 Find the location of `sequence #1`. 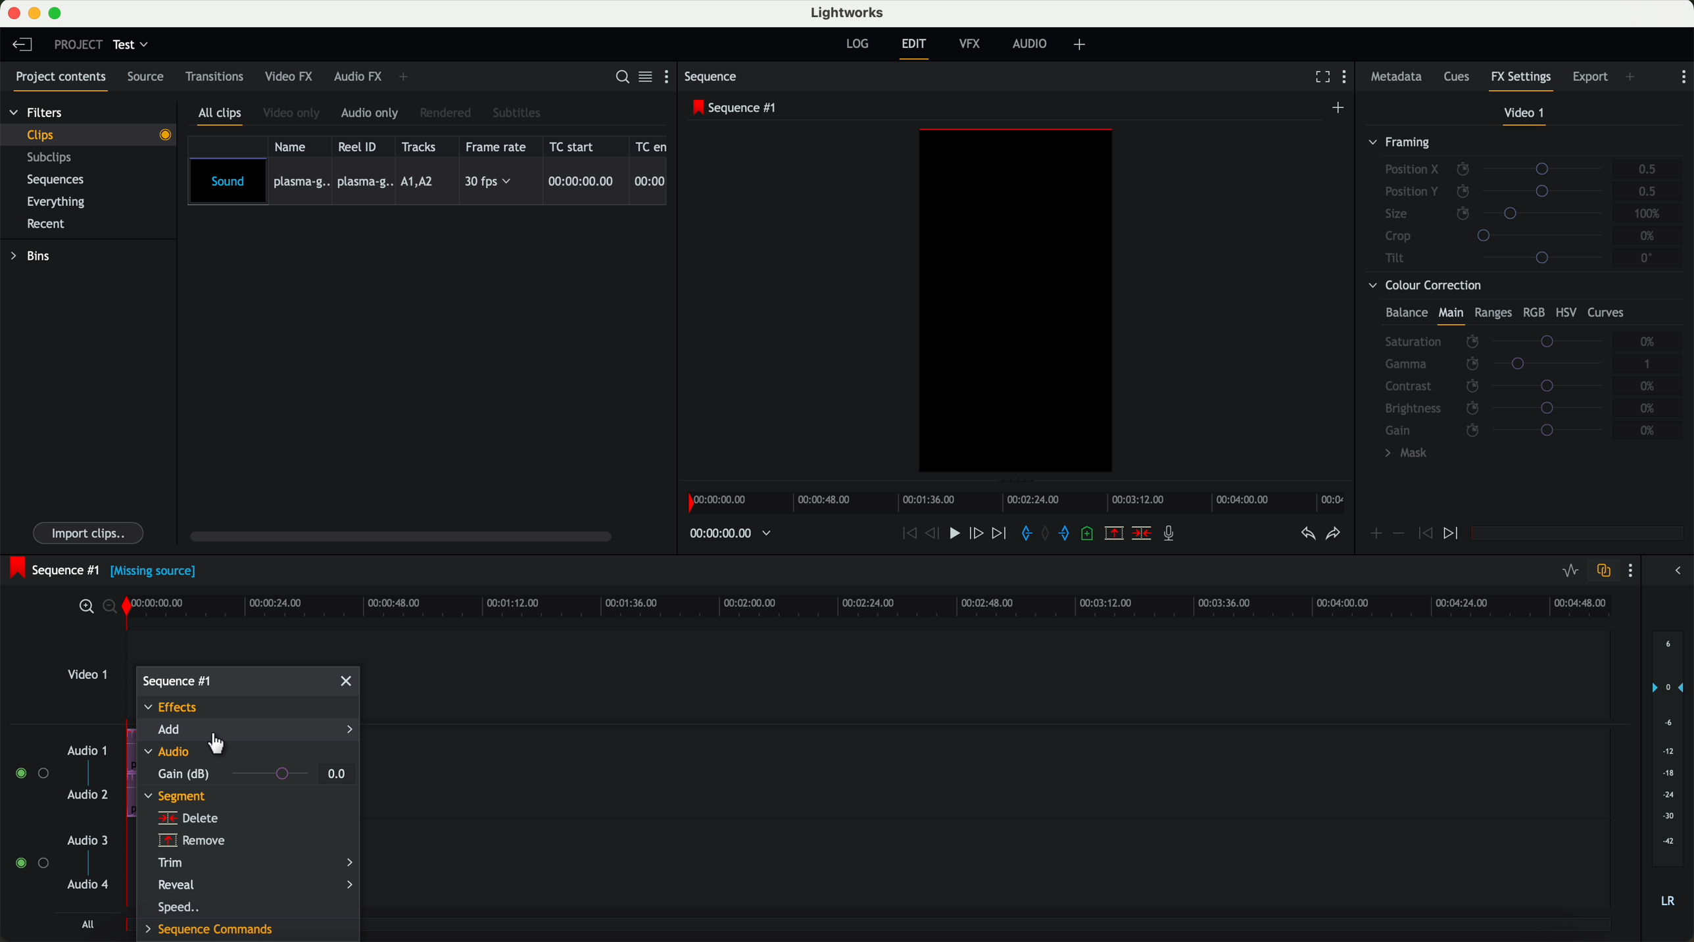

sequence #1 is located at coordinates (177, 680).